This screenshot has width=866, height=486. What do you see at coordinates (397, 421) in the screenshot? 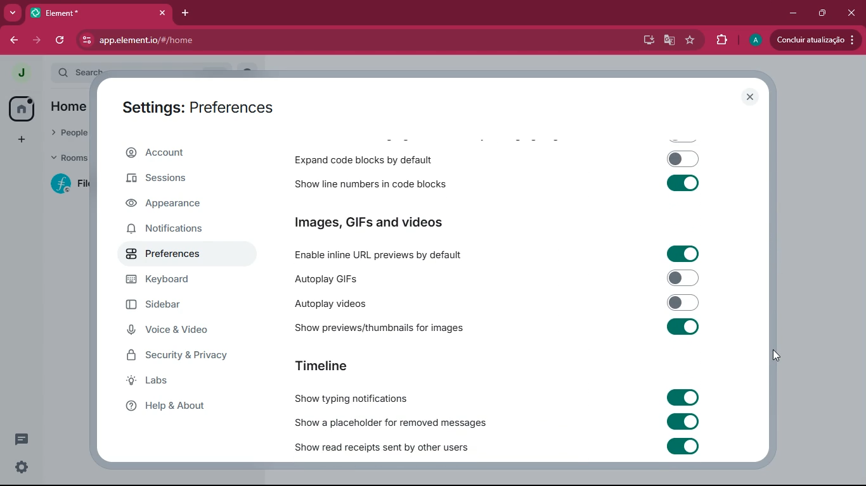
I see `show a placeholder for removed messages` at bounding box center [397, 421].